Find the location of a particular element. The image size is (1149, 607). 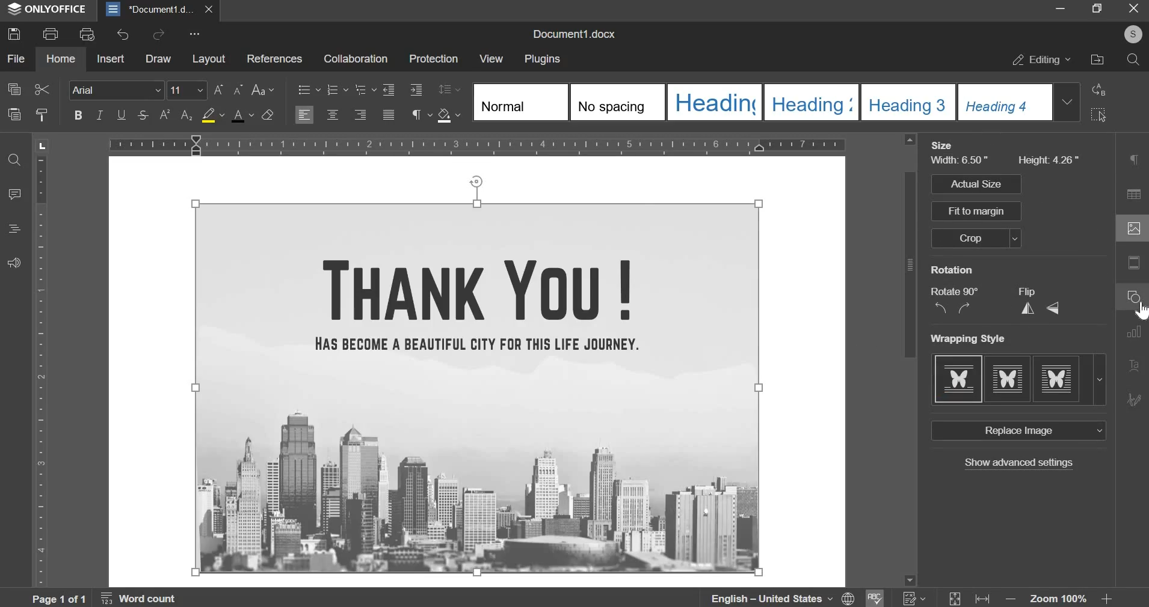

view is located at coordinates (491, 57).